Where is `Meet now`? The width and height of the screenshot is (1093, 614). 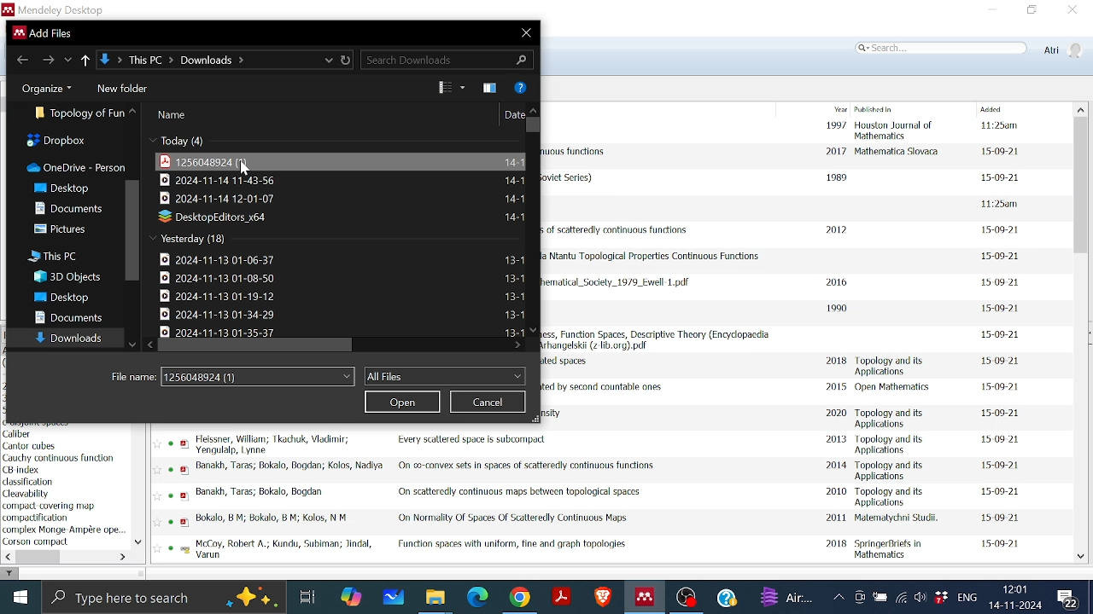
Meet now is located at coordinates (861, 596).